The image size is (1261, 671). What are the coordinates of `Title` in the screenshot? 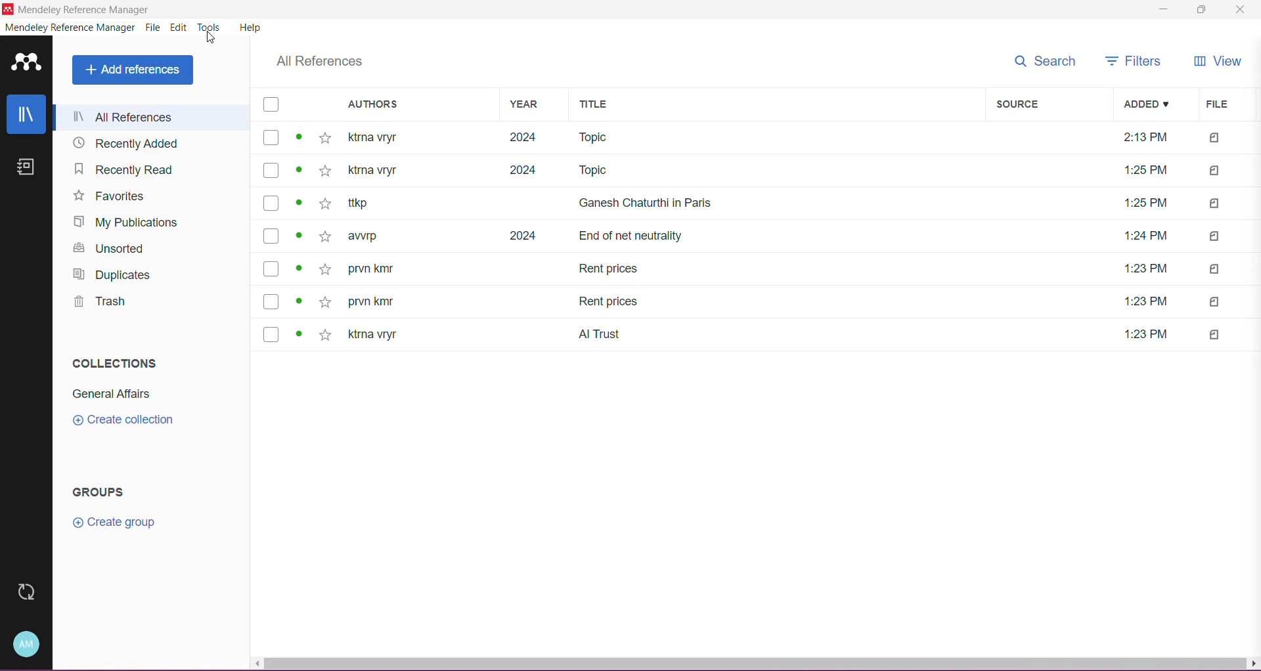 It's located at (629, 236).